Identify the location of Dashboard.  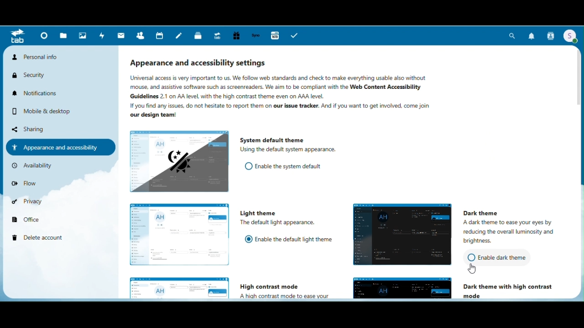
(42, 36).